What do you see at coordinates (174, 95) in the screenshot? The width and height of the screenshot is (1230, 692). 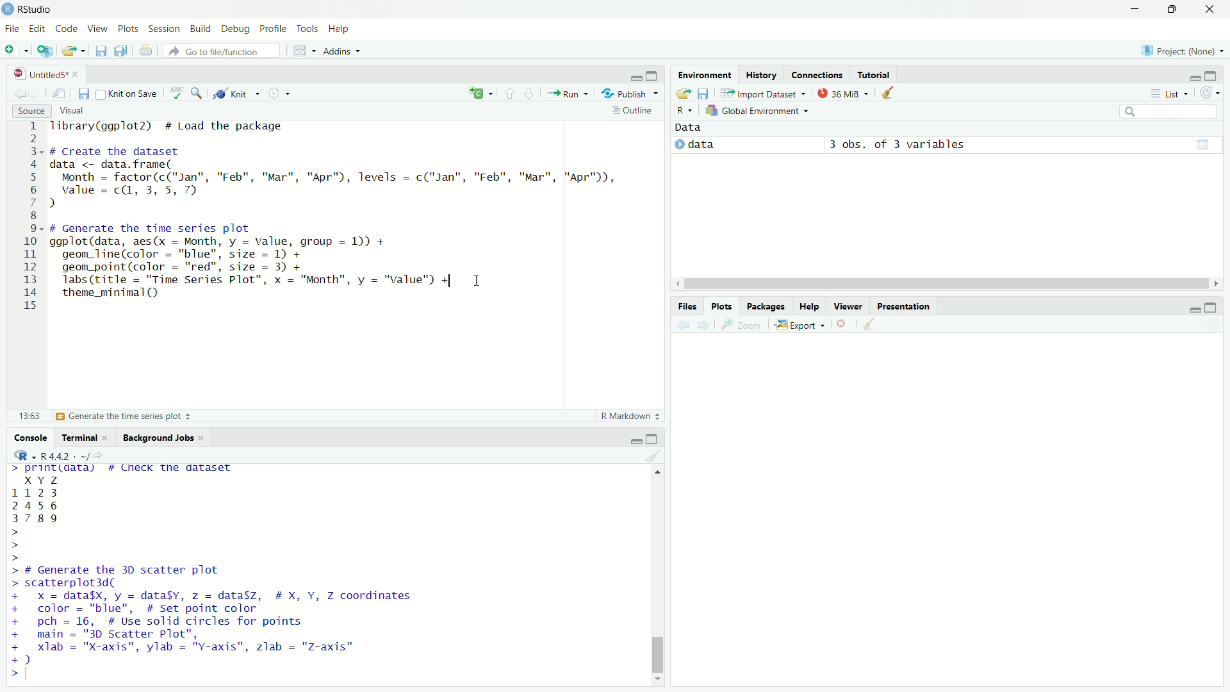 I see `spell check` at bounding box center [174, 95].